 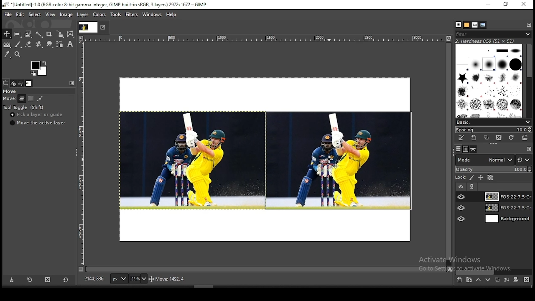 I want to click on icon and file name, so click(x=104, y=5).